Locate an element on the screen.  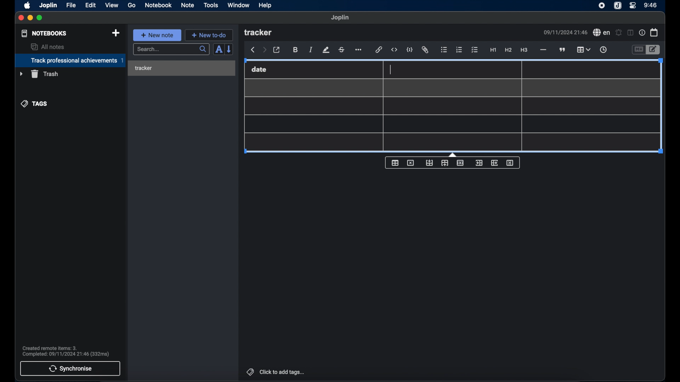
insert row after is located at coordinates (445, 163).